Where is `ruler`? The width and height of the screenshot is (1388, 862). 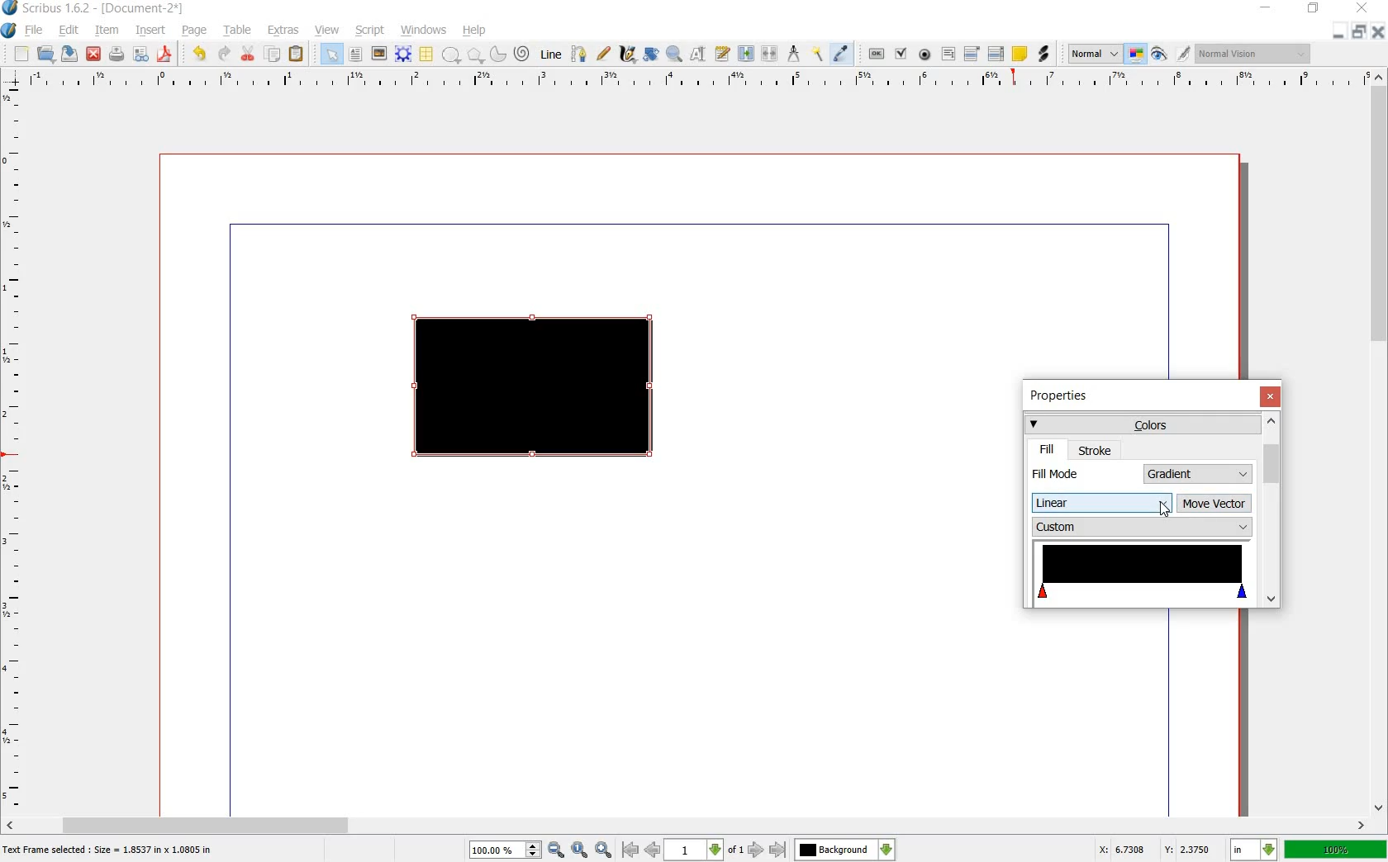 ruler is located at coordinates (692, 80).